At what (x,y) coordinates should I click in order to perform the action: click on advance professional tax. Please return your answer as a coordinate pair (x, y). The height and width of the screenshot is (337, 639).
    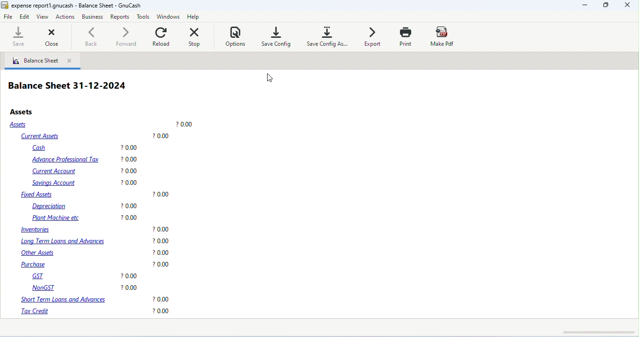
    Looking at the image, I should click on (85, 159).